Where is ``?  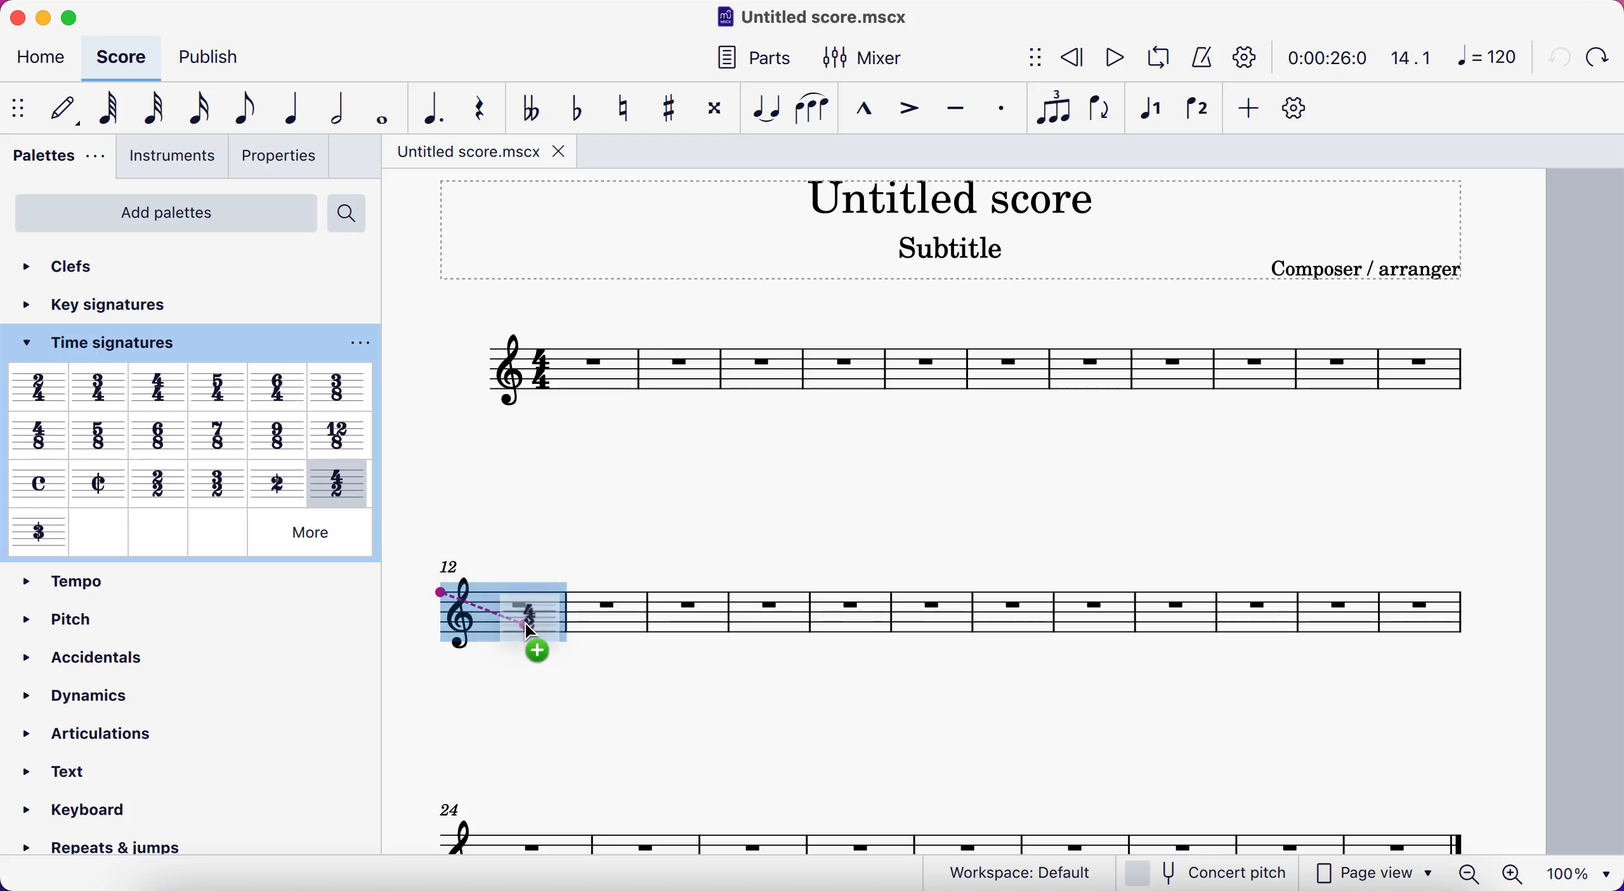
 is located at coordinates (341, 386).